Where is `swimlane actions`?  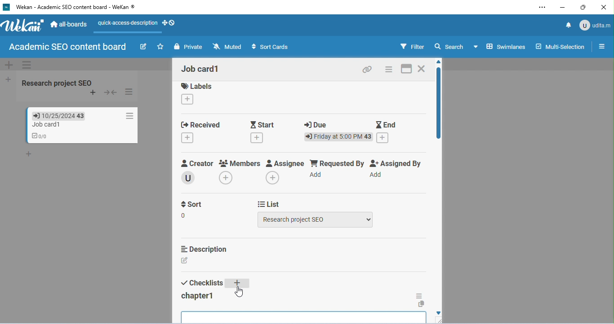
swimlane actions is located at coordinates (27, 65).